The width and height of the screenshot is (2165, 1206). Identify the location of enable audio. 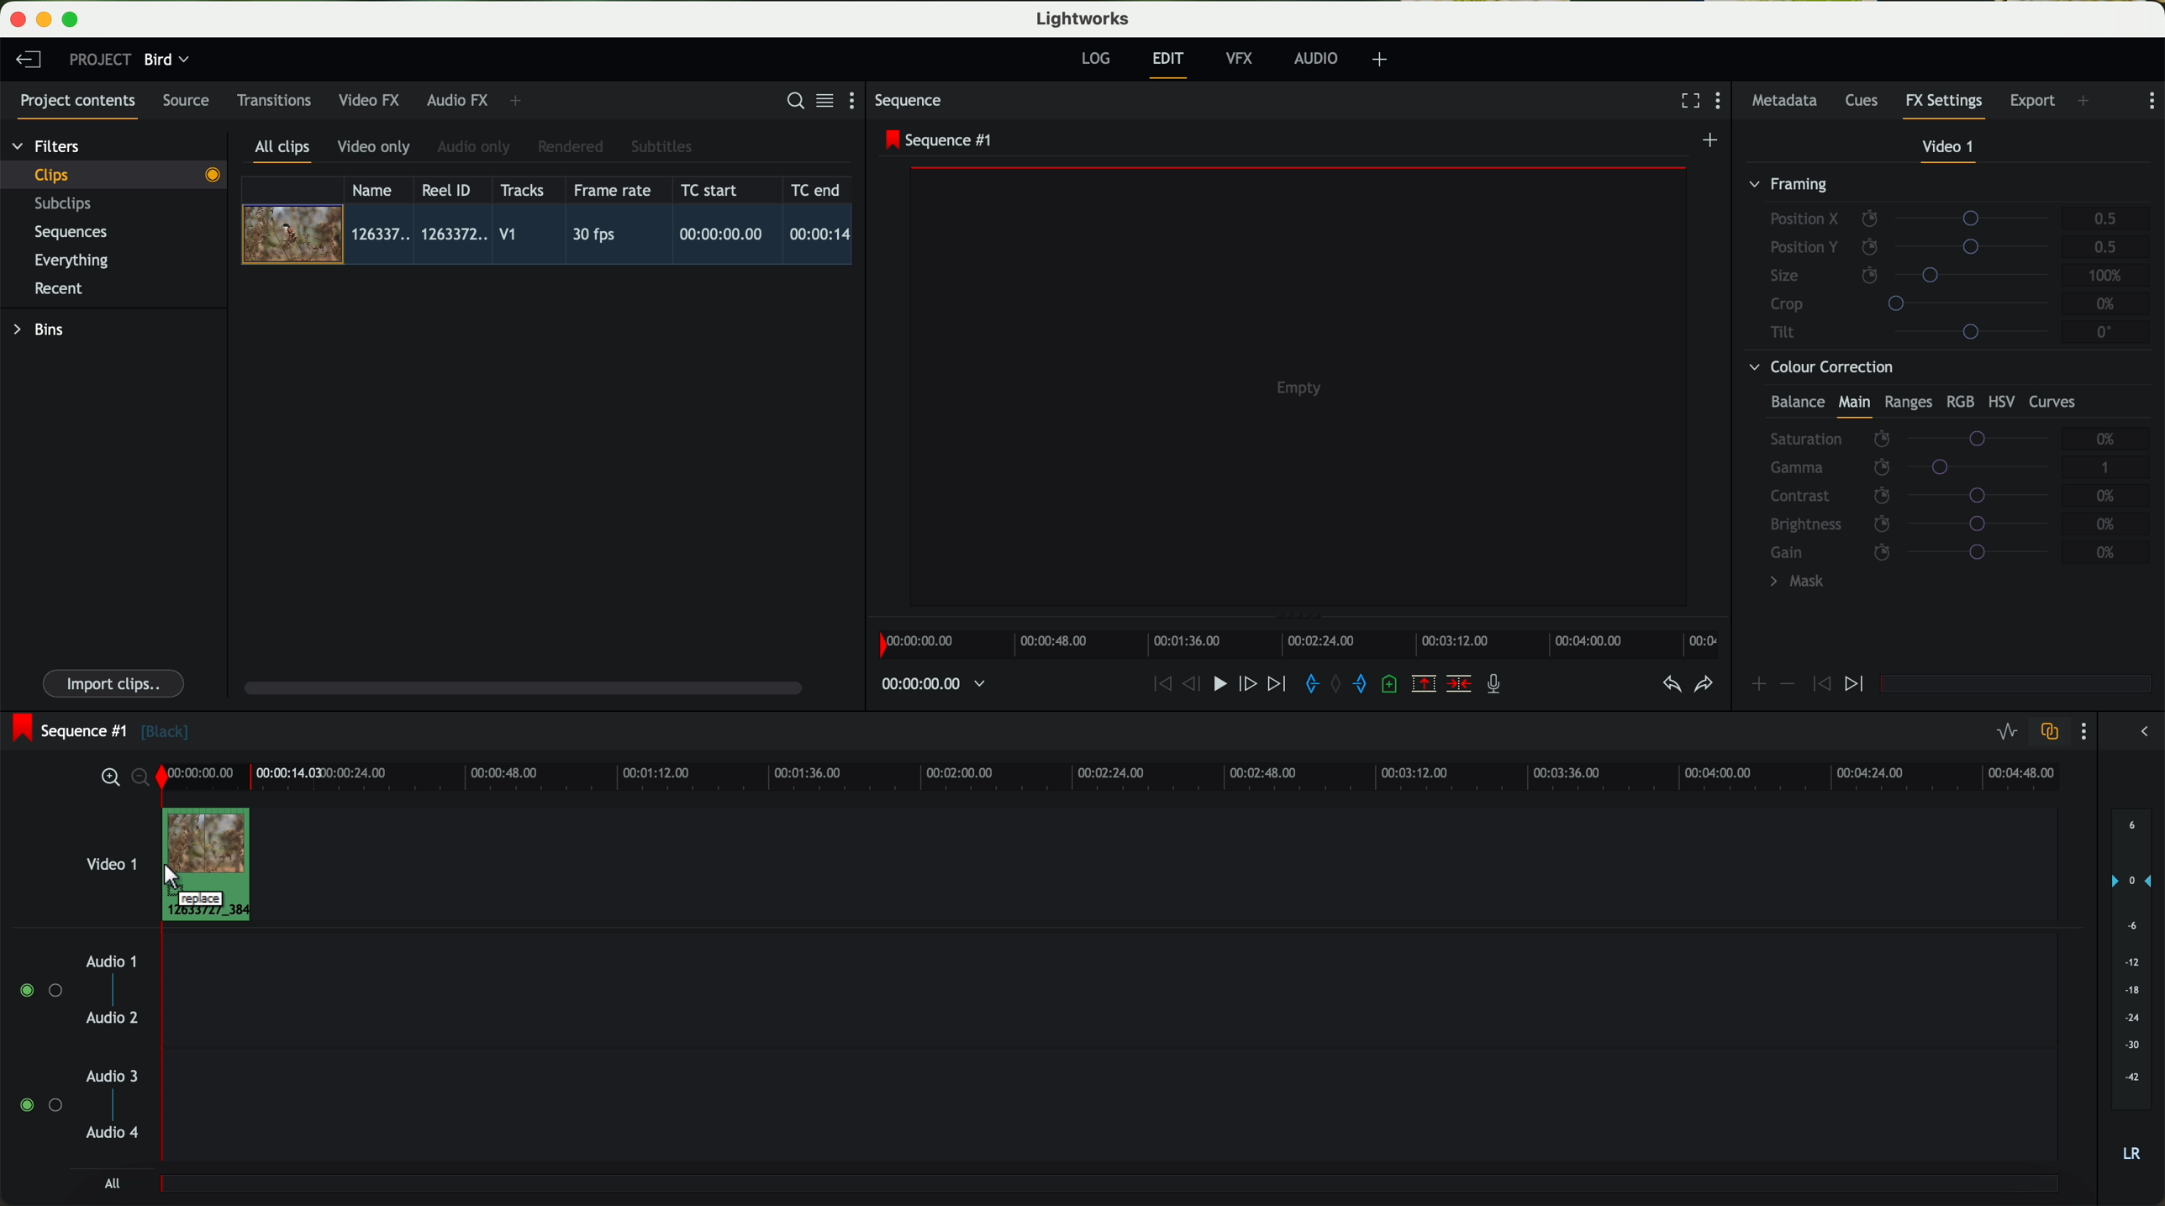
(40, 1104).